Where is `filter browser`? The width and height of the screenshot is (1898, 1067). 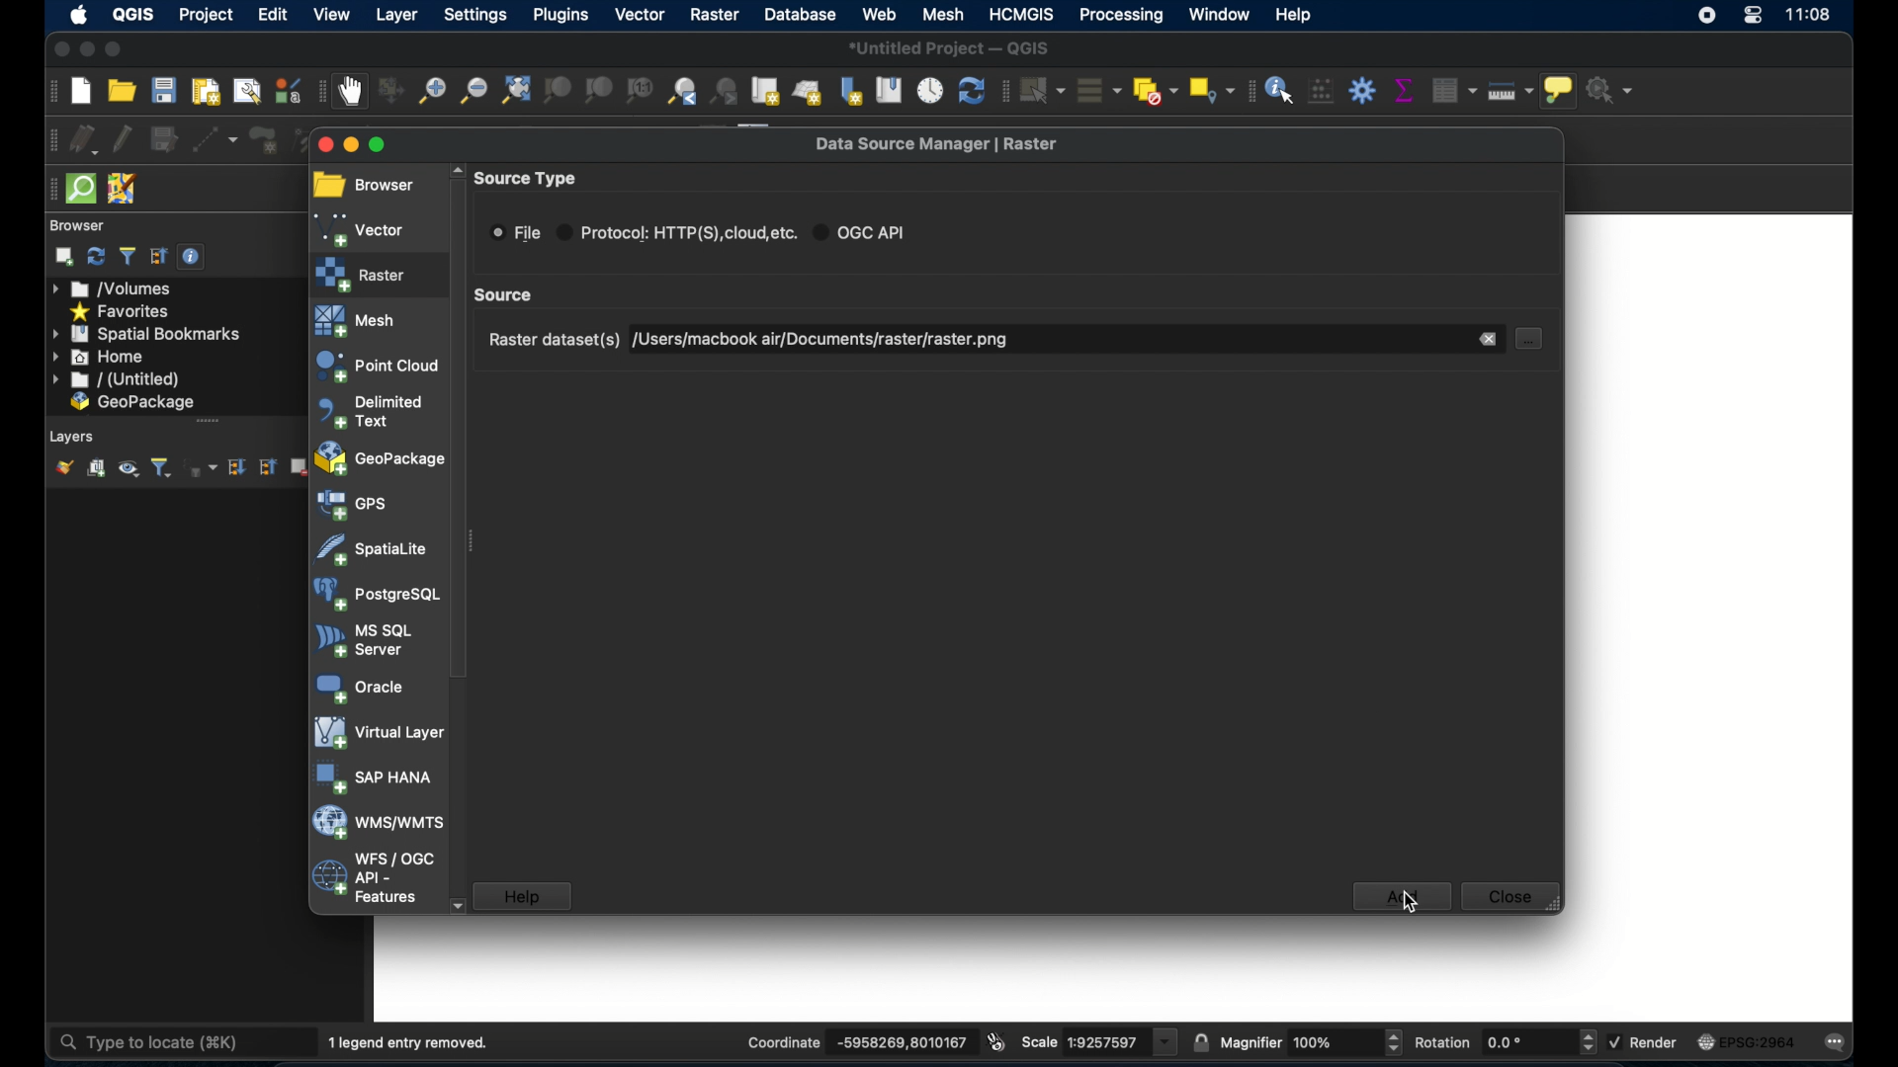
filter browser is located at coordinates (128, 255).